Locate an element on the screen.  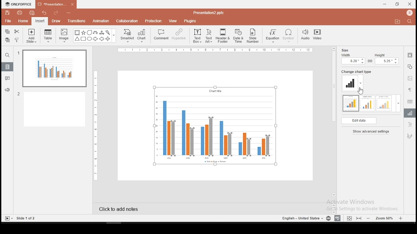
slide 2 is located at coordinates (53, 110).